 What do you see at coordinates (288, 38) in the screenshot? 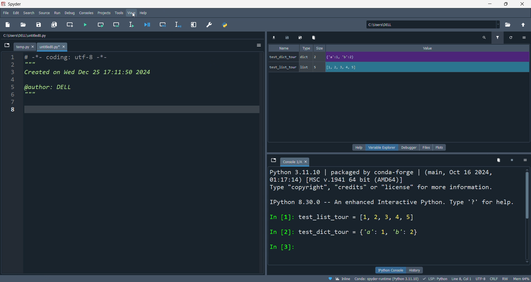
I see `save` at bounding box center [288, 38].